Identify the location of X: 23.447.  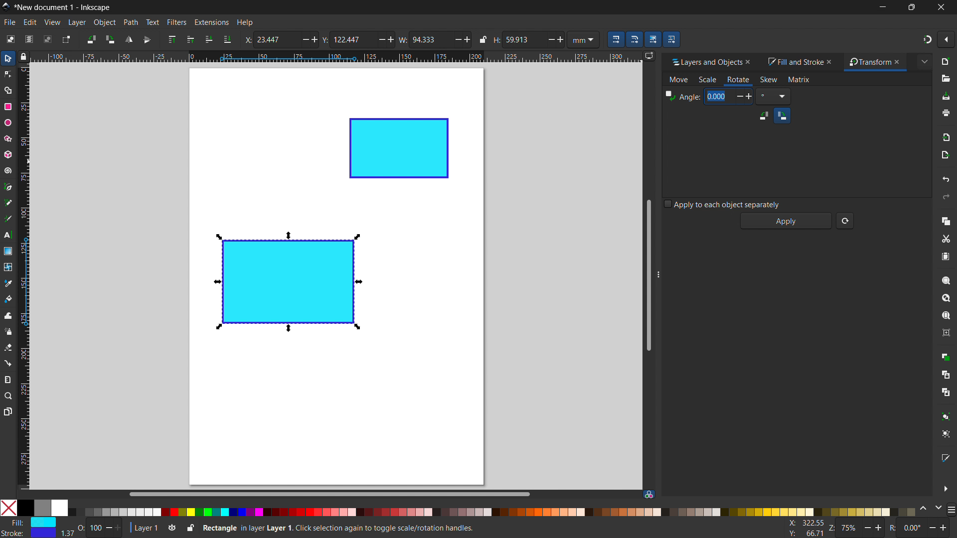
(269, 39).